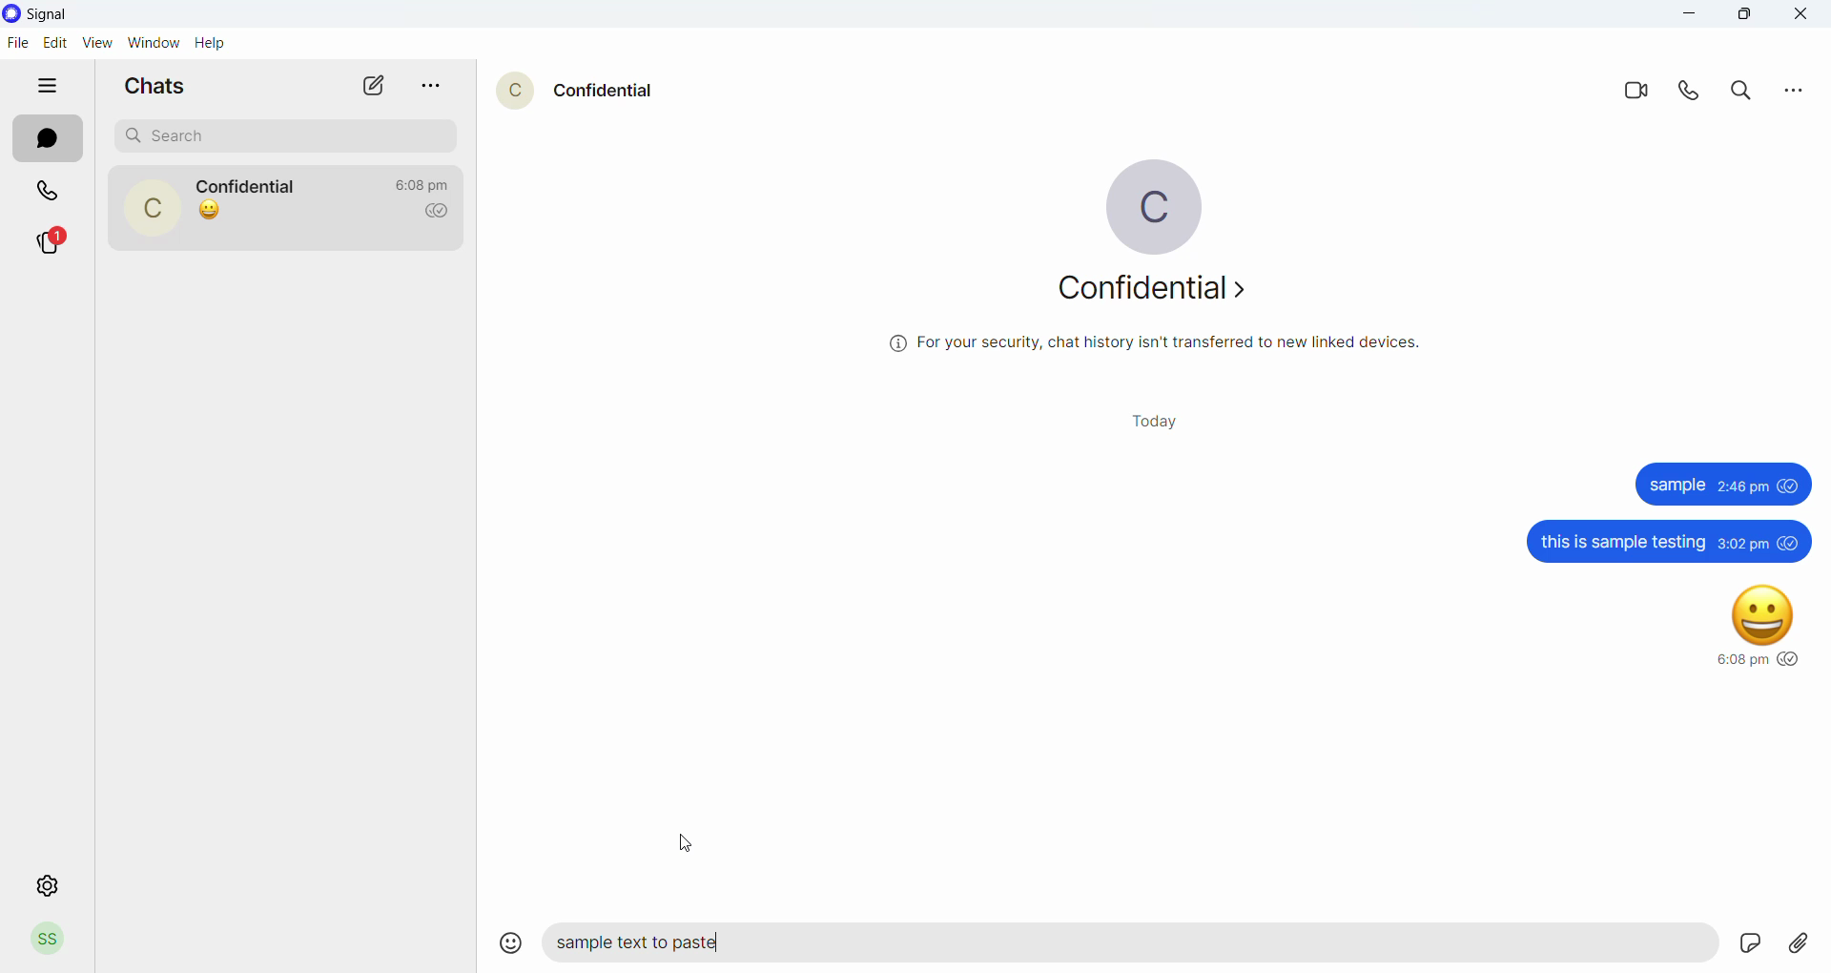  What do you see at coordinates (156, 43) in the screenshot?
I see `window` at bounding box center [156, 43].